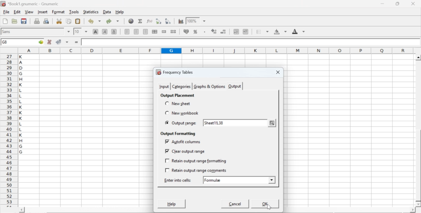 Image resolution: width=421 pixels, height=213 pixels. What do you see at coordinates (265, 203) in the screenshot?
I see `OK` at bounding box center [265, 203].